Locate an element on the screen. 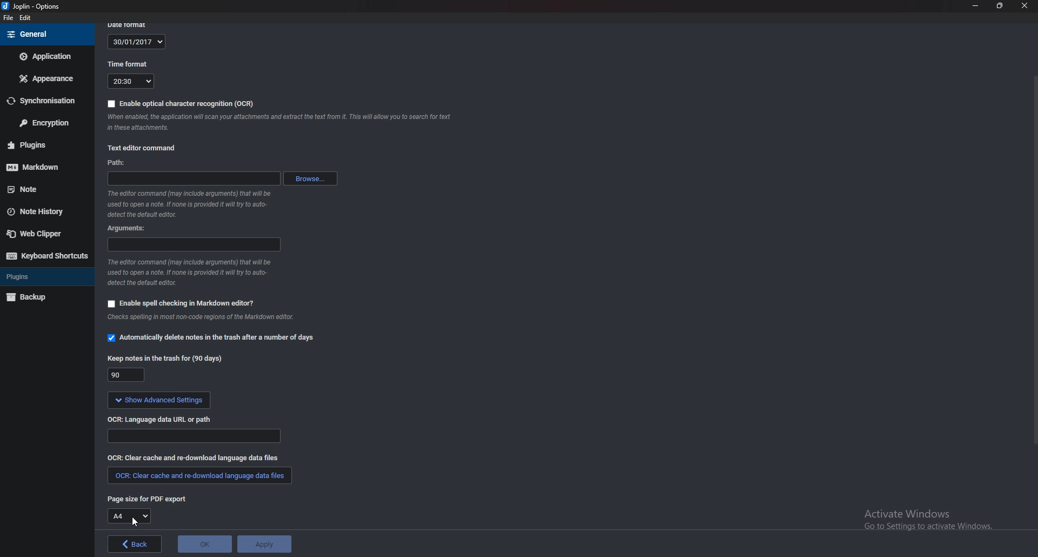 The height and width of the screenshot is (557, 1038). joplin is located at coordinates (35, 6).